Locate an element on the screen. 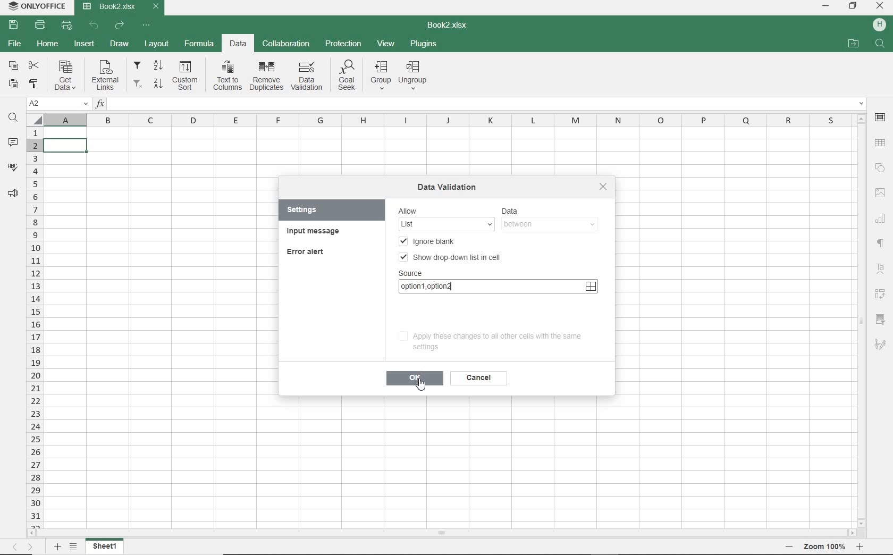  SOURCE is located at coordinates (410, 273).